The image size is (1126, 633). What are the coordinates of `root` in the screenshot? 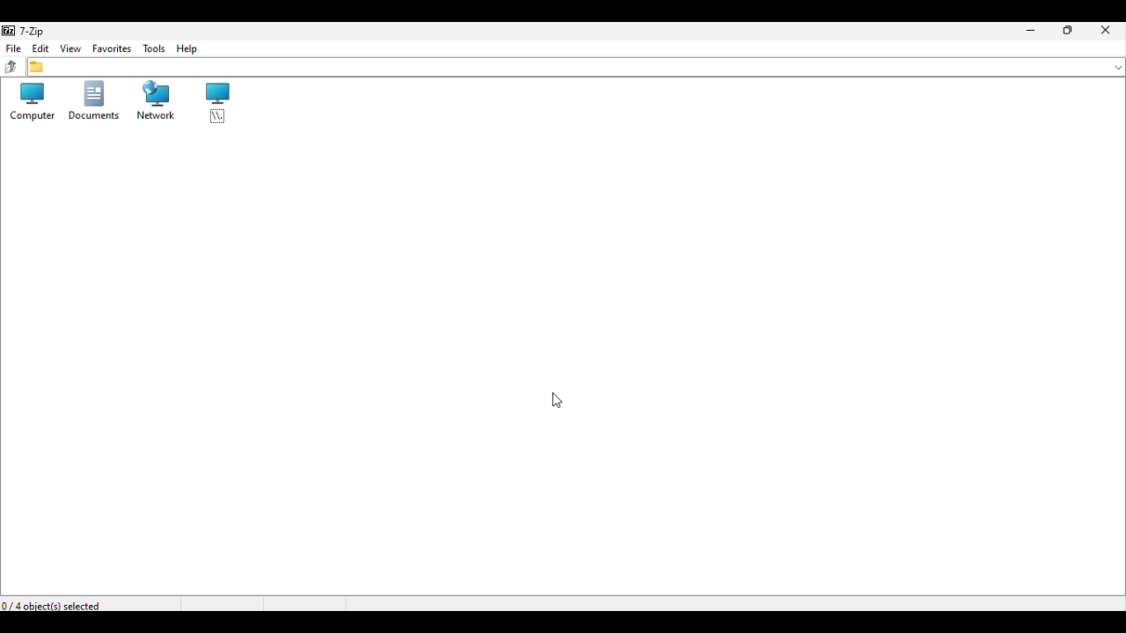 It's located at (225, 105).